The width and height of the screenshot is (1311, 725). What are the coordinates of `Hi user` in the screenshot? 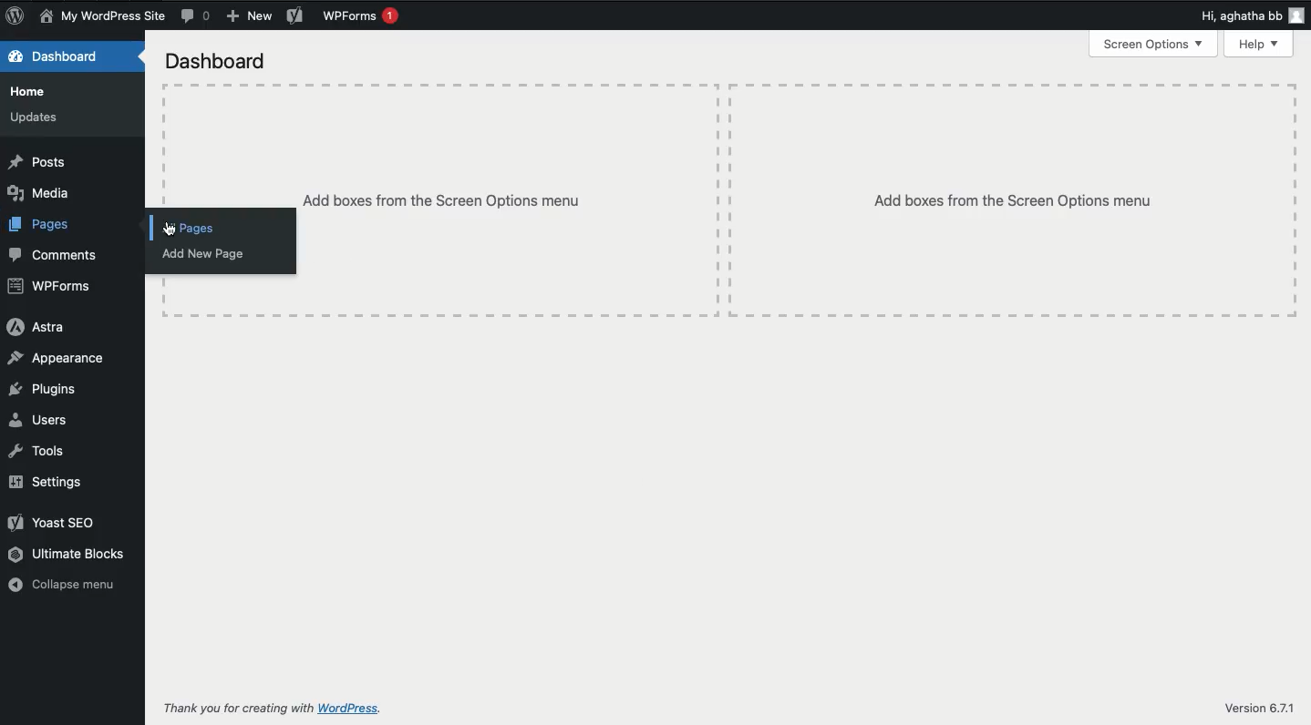 It's located at (1253, 16).